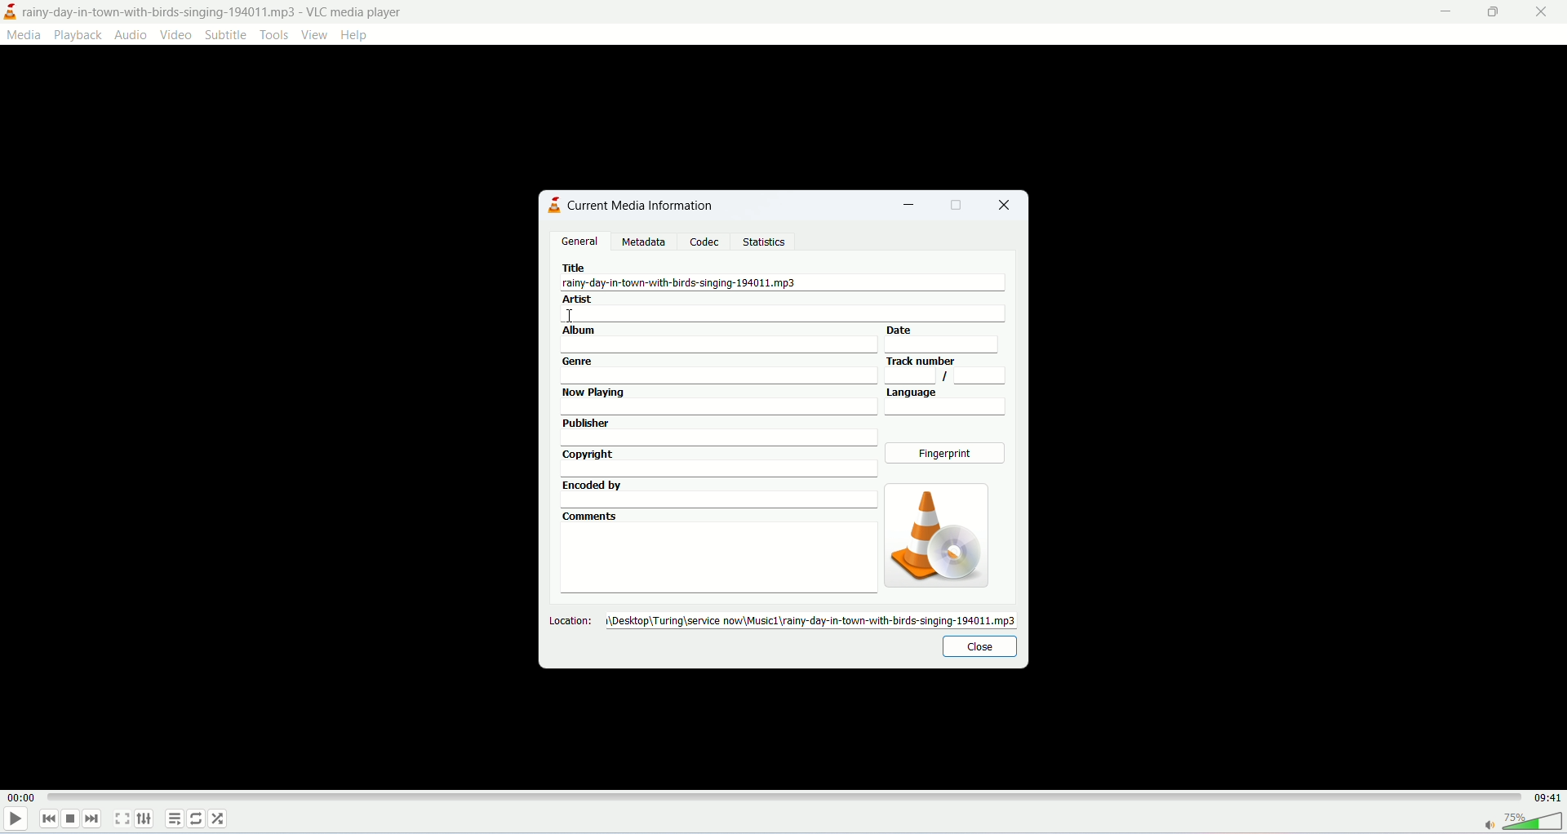  Describe the element at coordinates (641, 205) in the screenshot. I see `current media information` at that location.